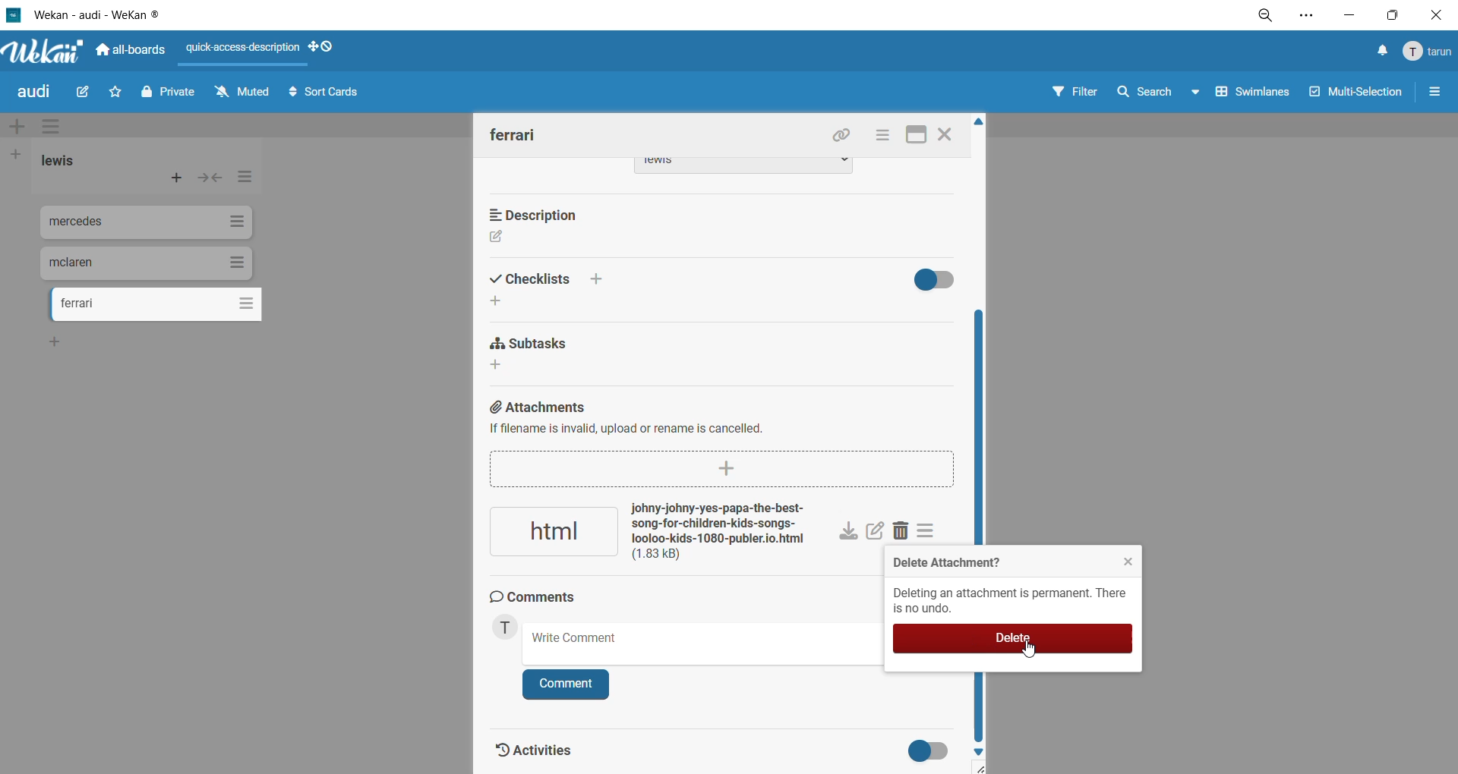 This screenshot has height=774, width=1458. What do you see at coordinates (1158, 94) in the screenshot?
I see `search` at bounding box center [1158, 94].